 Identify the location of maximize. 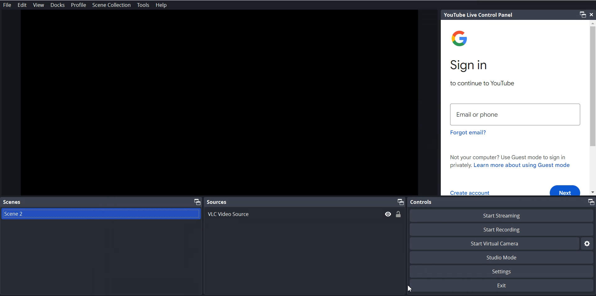
(583, 15).